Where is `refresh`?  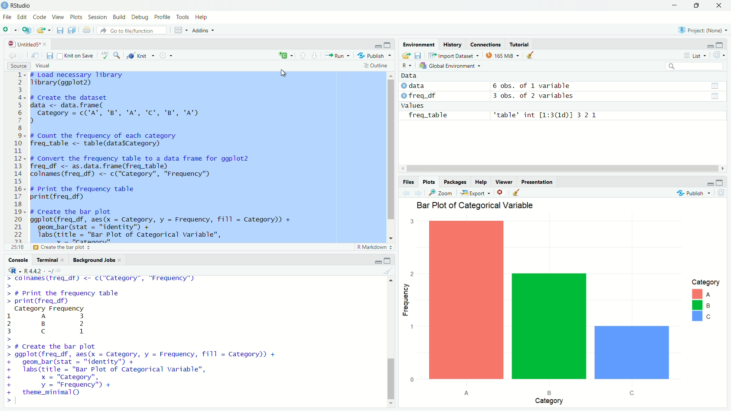 refresh is located at coordinates (726, 195).